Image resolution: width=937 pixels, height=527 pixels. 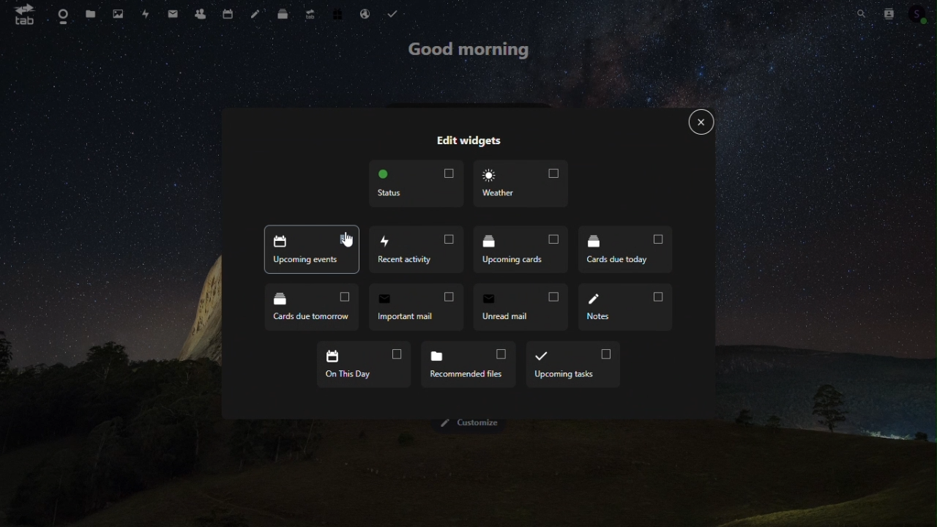 I want to click on Search, so click(x=862, y=14).